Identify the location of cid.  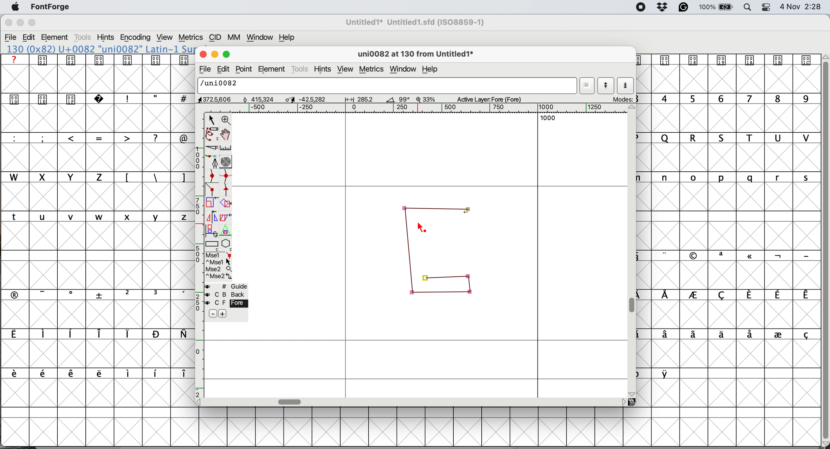
(215, 37).